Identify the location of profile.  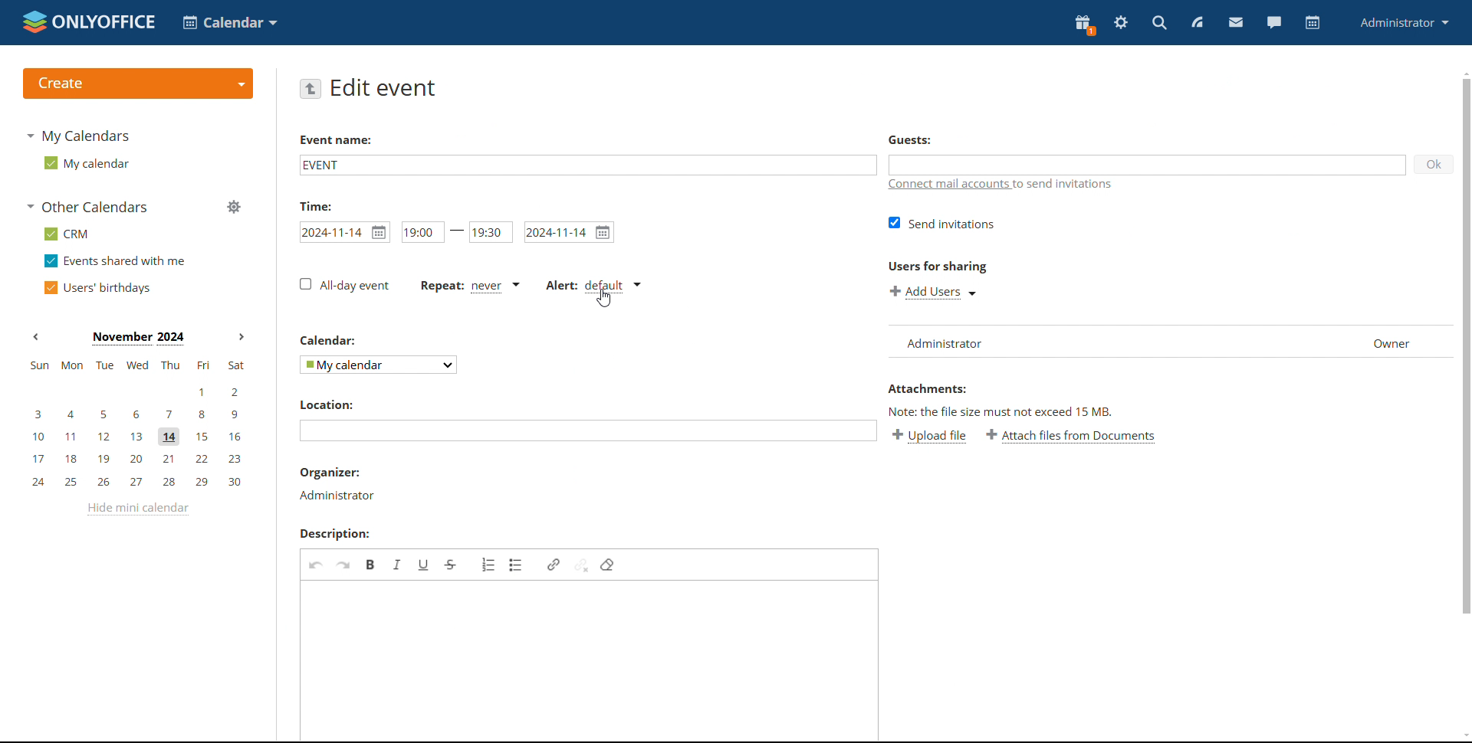
(1405, 22).